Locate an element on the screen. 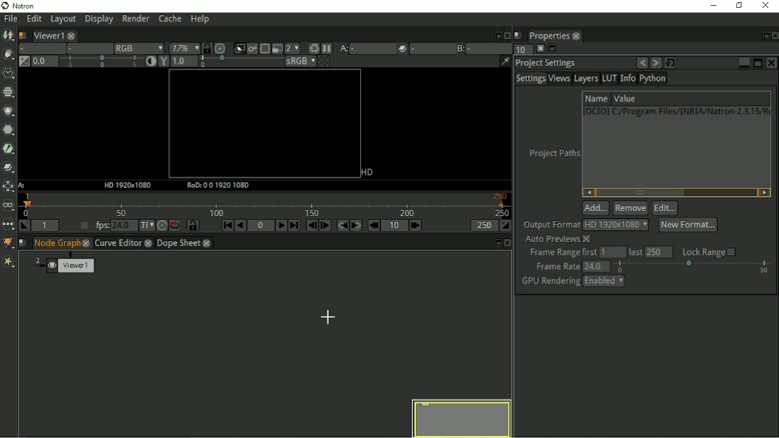 The width and height of the screenshot is (779, 438). Output format is located at coordinates (584, 225).